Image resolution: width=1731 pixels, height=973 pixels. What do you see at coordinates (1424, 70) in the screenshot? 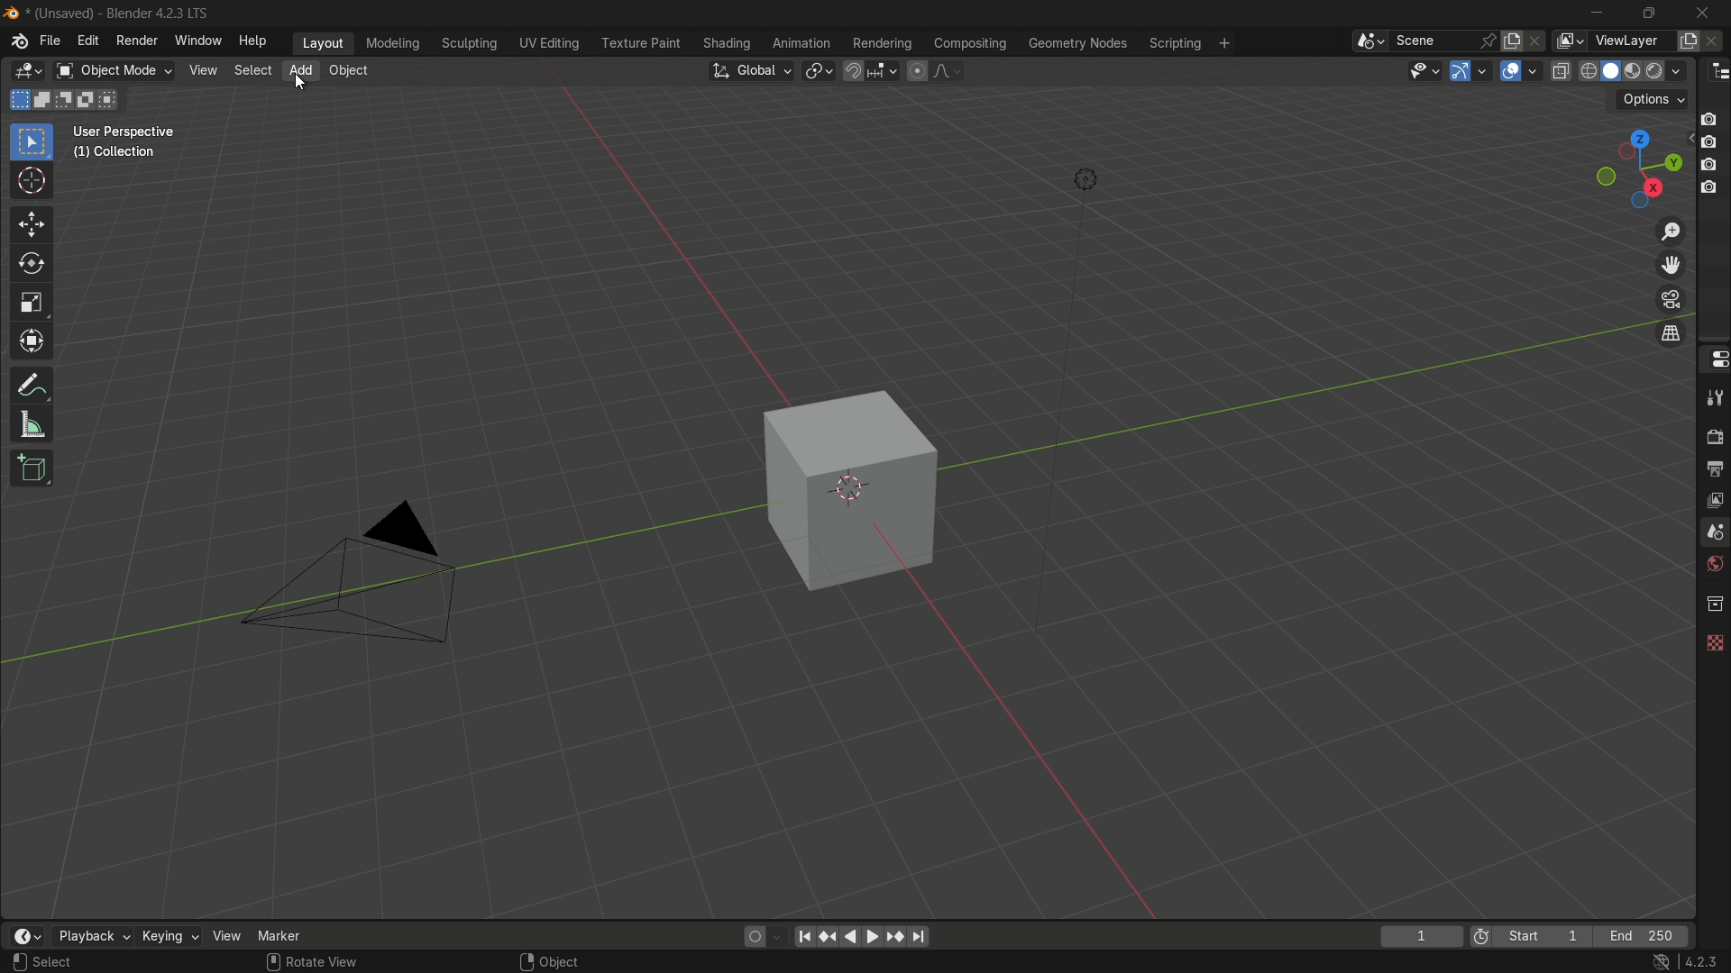
I see `selectability and visibility` at bounding box center [1424, 70].